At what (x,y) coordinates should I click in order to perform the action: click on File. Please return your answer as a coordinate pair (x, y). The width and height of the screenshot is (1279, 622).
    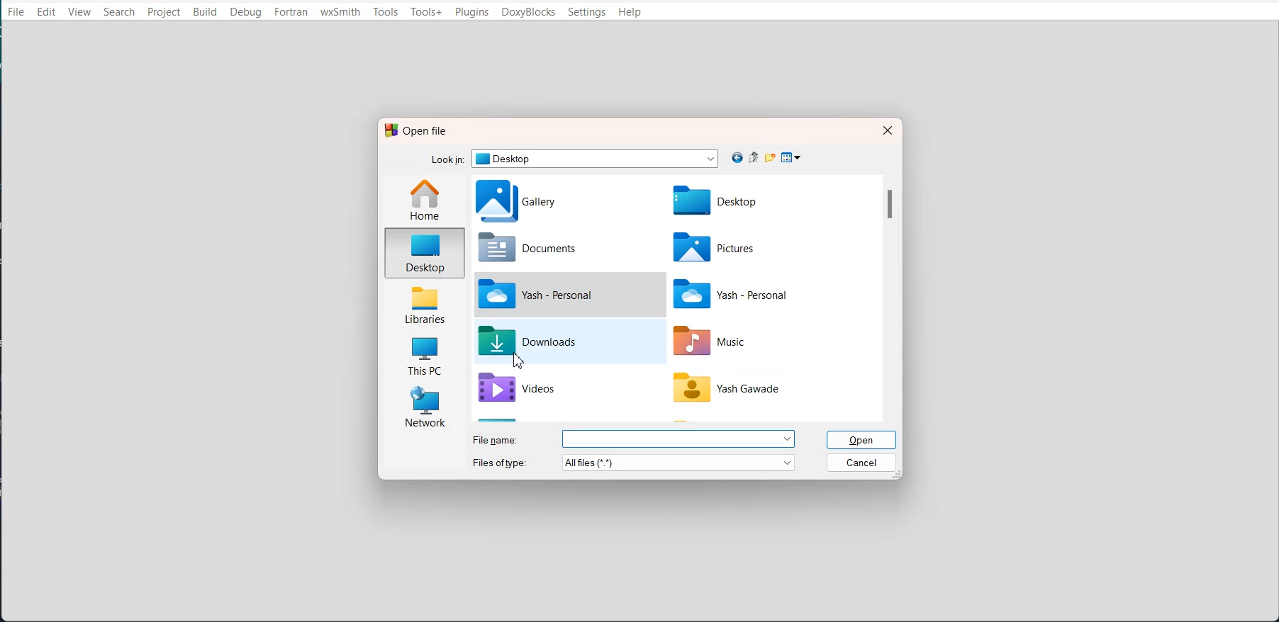
    Looking at the image, I should click on (558, 293).